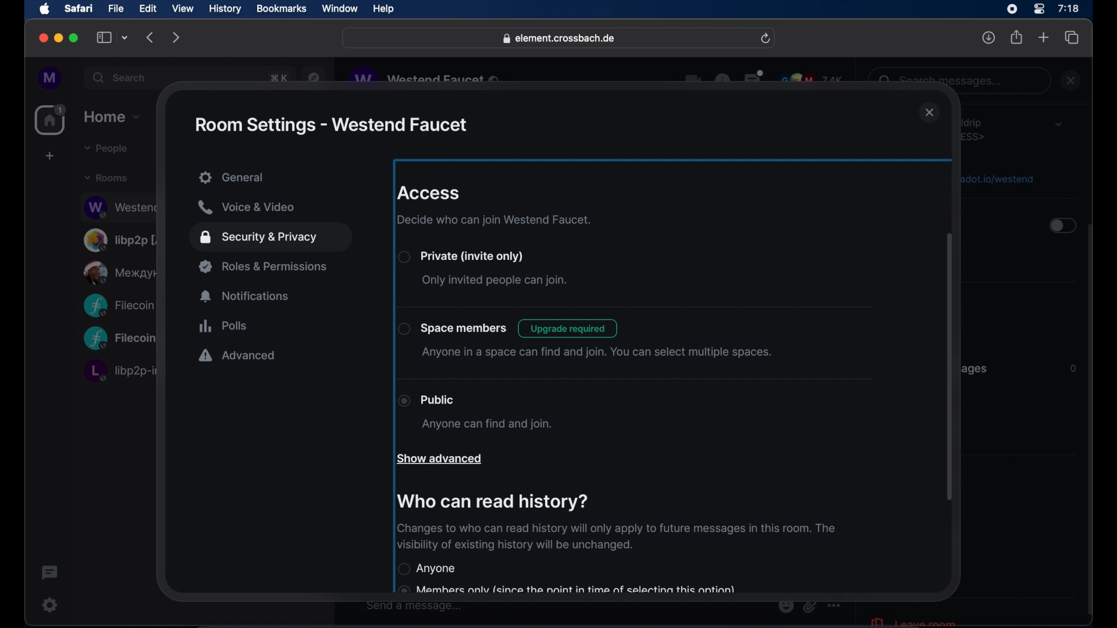 This screenshot has width=1117, height=628. I want to click on apple icon, so click(45, 9).